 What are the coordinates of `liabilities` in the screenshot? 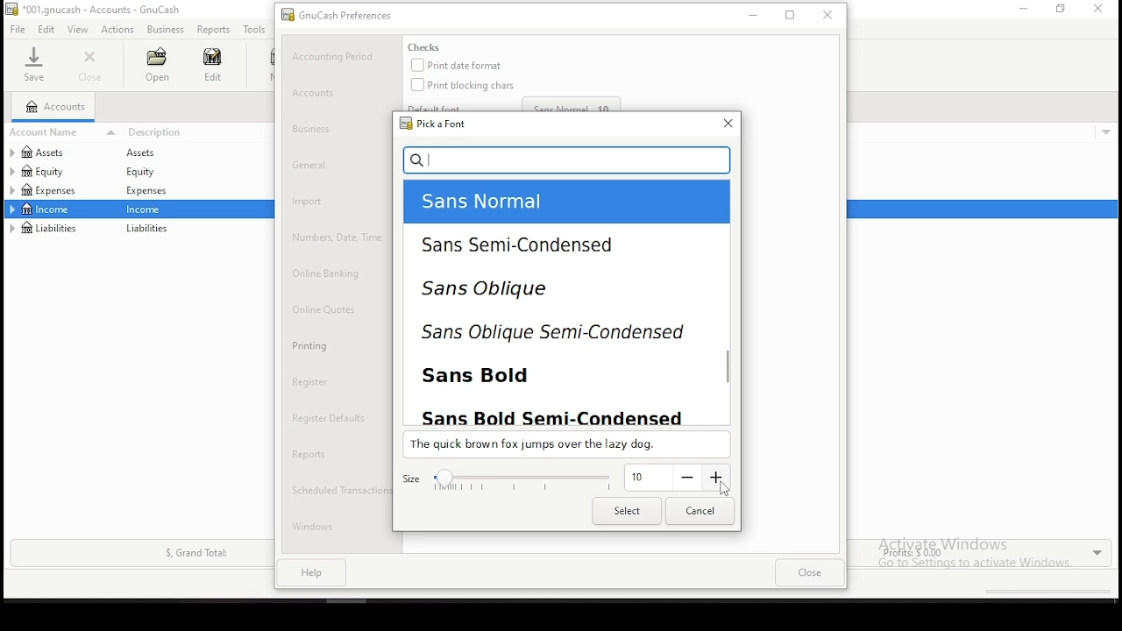 It's located at (147, 230).